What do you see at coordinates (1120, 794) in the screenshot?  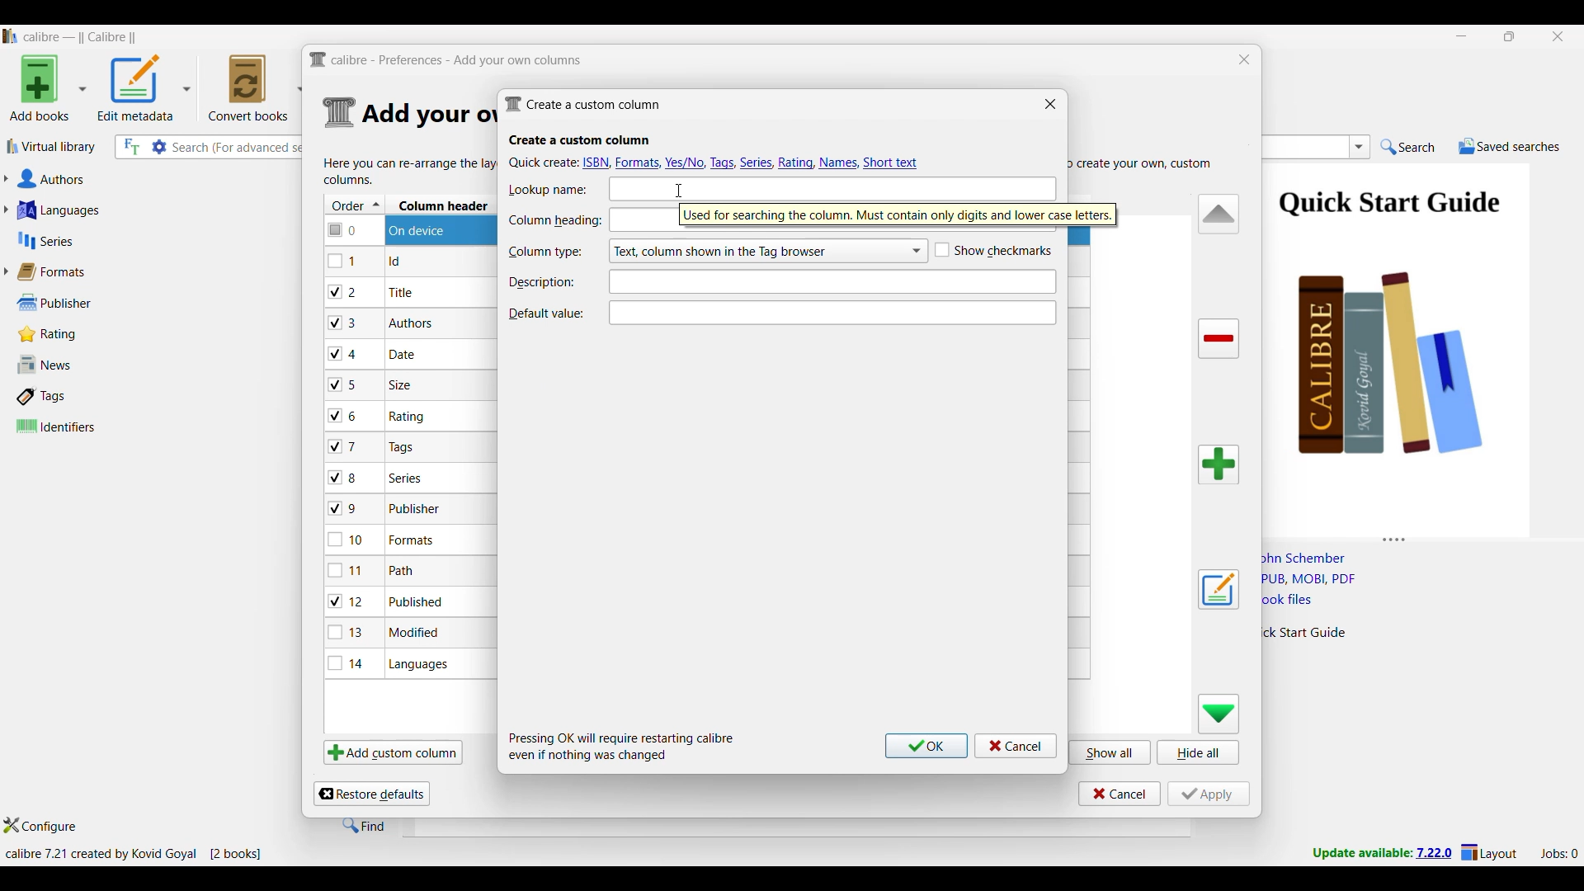 I see `Cancel` at bounding box center [1120, 794].